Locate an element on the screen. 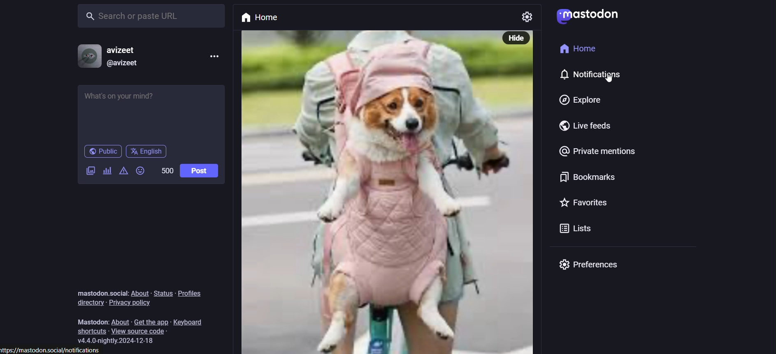 This screenshot has width=776, height=354. post is located at coordinates (200, 170).